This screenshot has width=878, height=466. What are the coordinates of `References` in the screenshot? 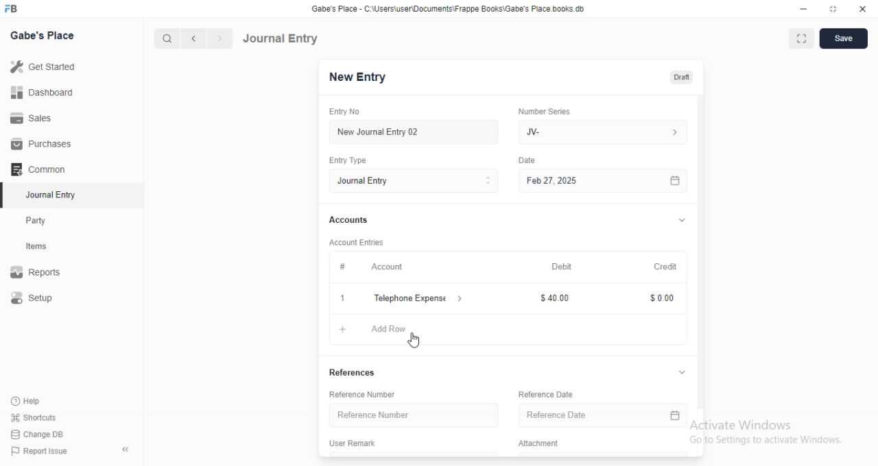 It's located at (357, 373).